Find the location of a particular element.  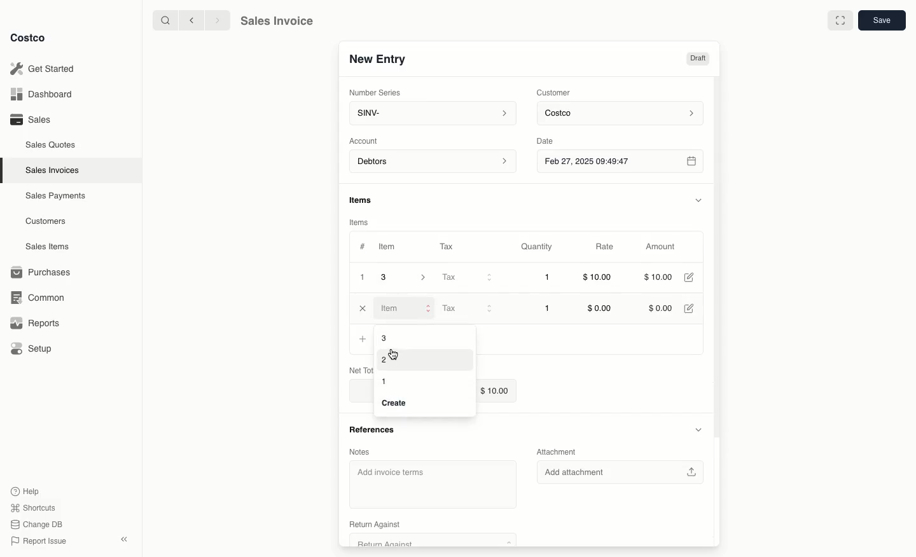

Quantity is located at coordinates (538, 247).